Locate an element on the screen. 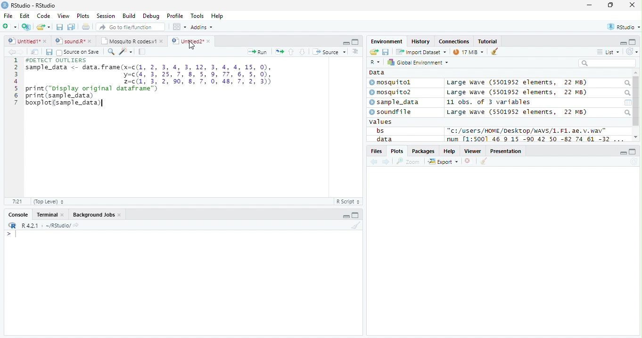 This screenshot has width=642, height=338. typing cursor is located at coordinates (11, 234).